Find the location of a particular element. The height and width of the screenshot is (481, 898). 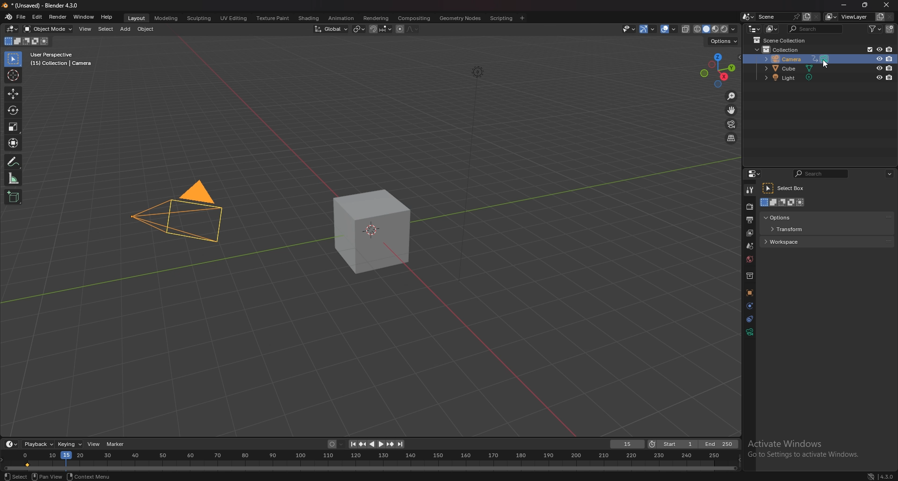

compositing is located at coordinates (414, 18).